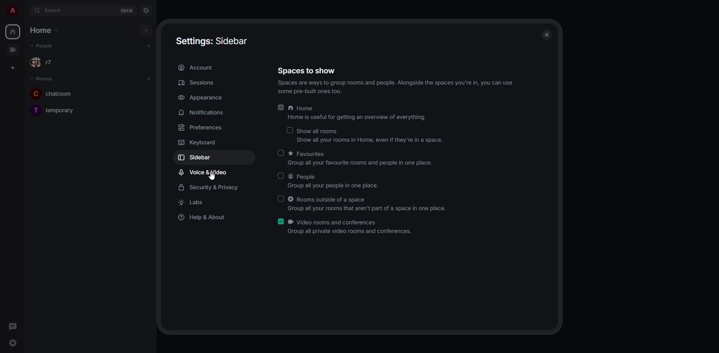  Describe the element at coordinates (192, 202) in the screenshot. I see `labs` at that location.